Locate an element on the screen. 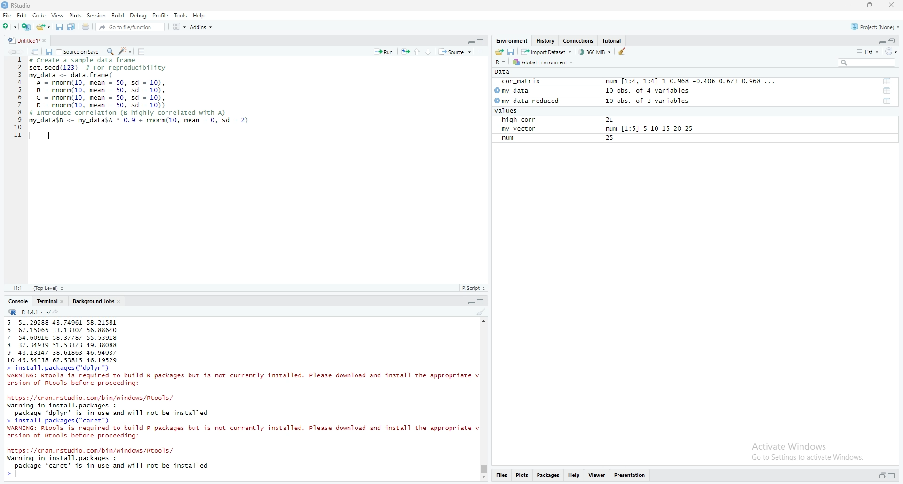 The image size is (903, 484). Environment  is located at coordinates (513, 40).